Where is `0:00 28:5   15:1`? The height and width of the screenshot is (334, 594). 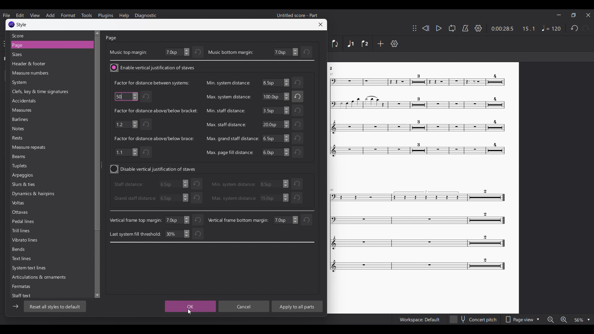
0:00 28:5   15:1 is located at coordinates (513, 29).